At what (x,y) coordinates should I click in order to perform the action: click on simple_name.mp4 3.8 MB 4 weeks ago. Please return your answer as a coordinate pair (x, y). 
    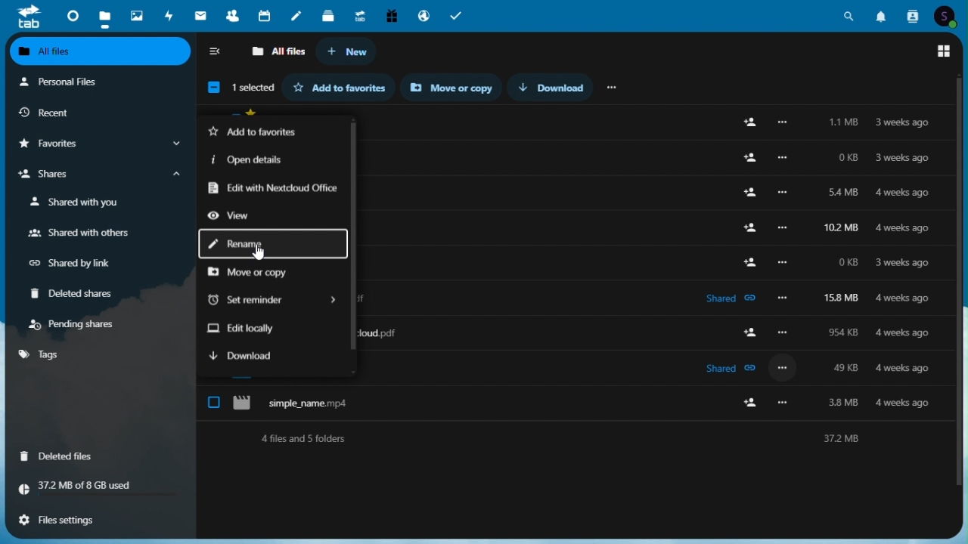
    Looking at the image, I should click on (577, 396).